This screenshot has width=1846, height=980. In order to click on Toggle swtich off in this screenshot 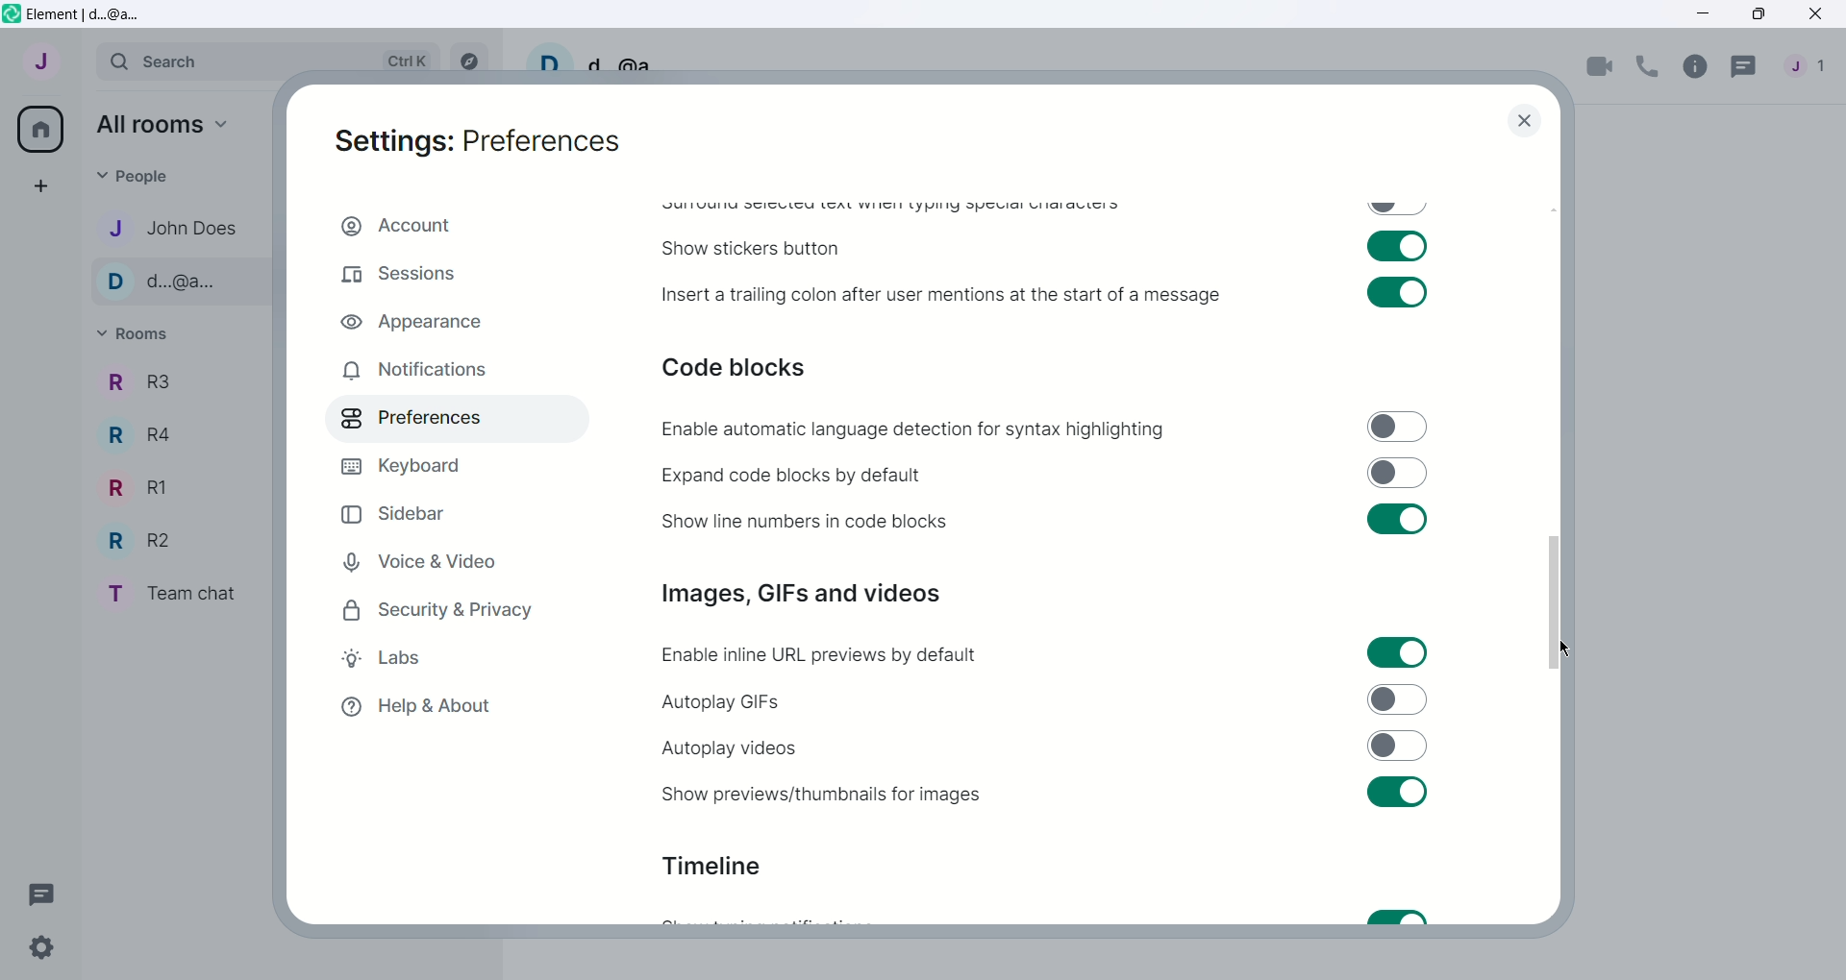, I will do `click(1397, 209)`.